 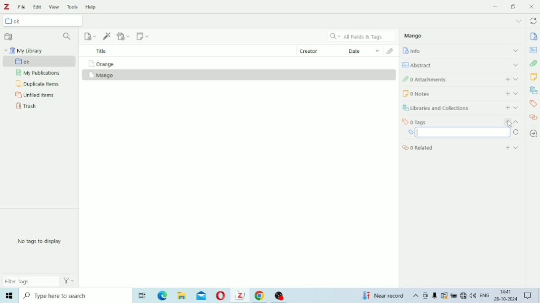 I want to click on File Explorer, so click(x=181, y=296).